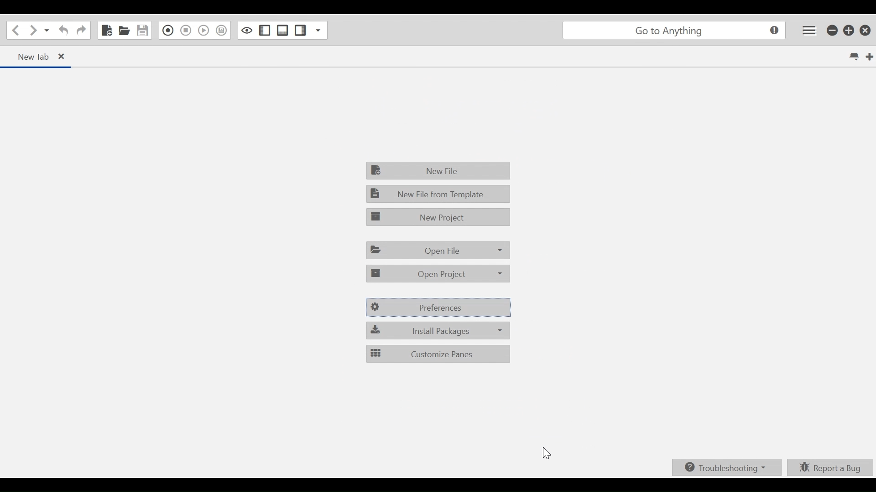  Describe the element at coordinates (317, 31) in the screenshot. I see `Show Specific Sidebar` at that location.